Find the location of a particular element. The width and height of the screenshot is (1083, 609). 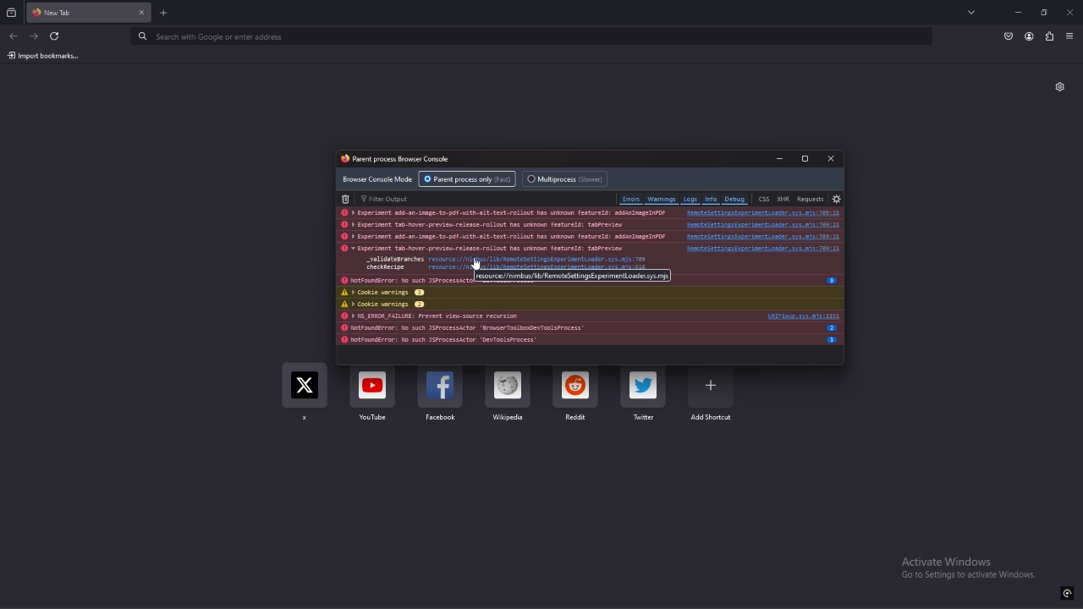

minimize is located at coordinates (781, 159).